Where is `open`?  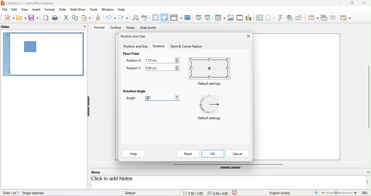
open is located at coordinates (21, 18).